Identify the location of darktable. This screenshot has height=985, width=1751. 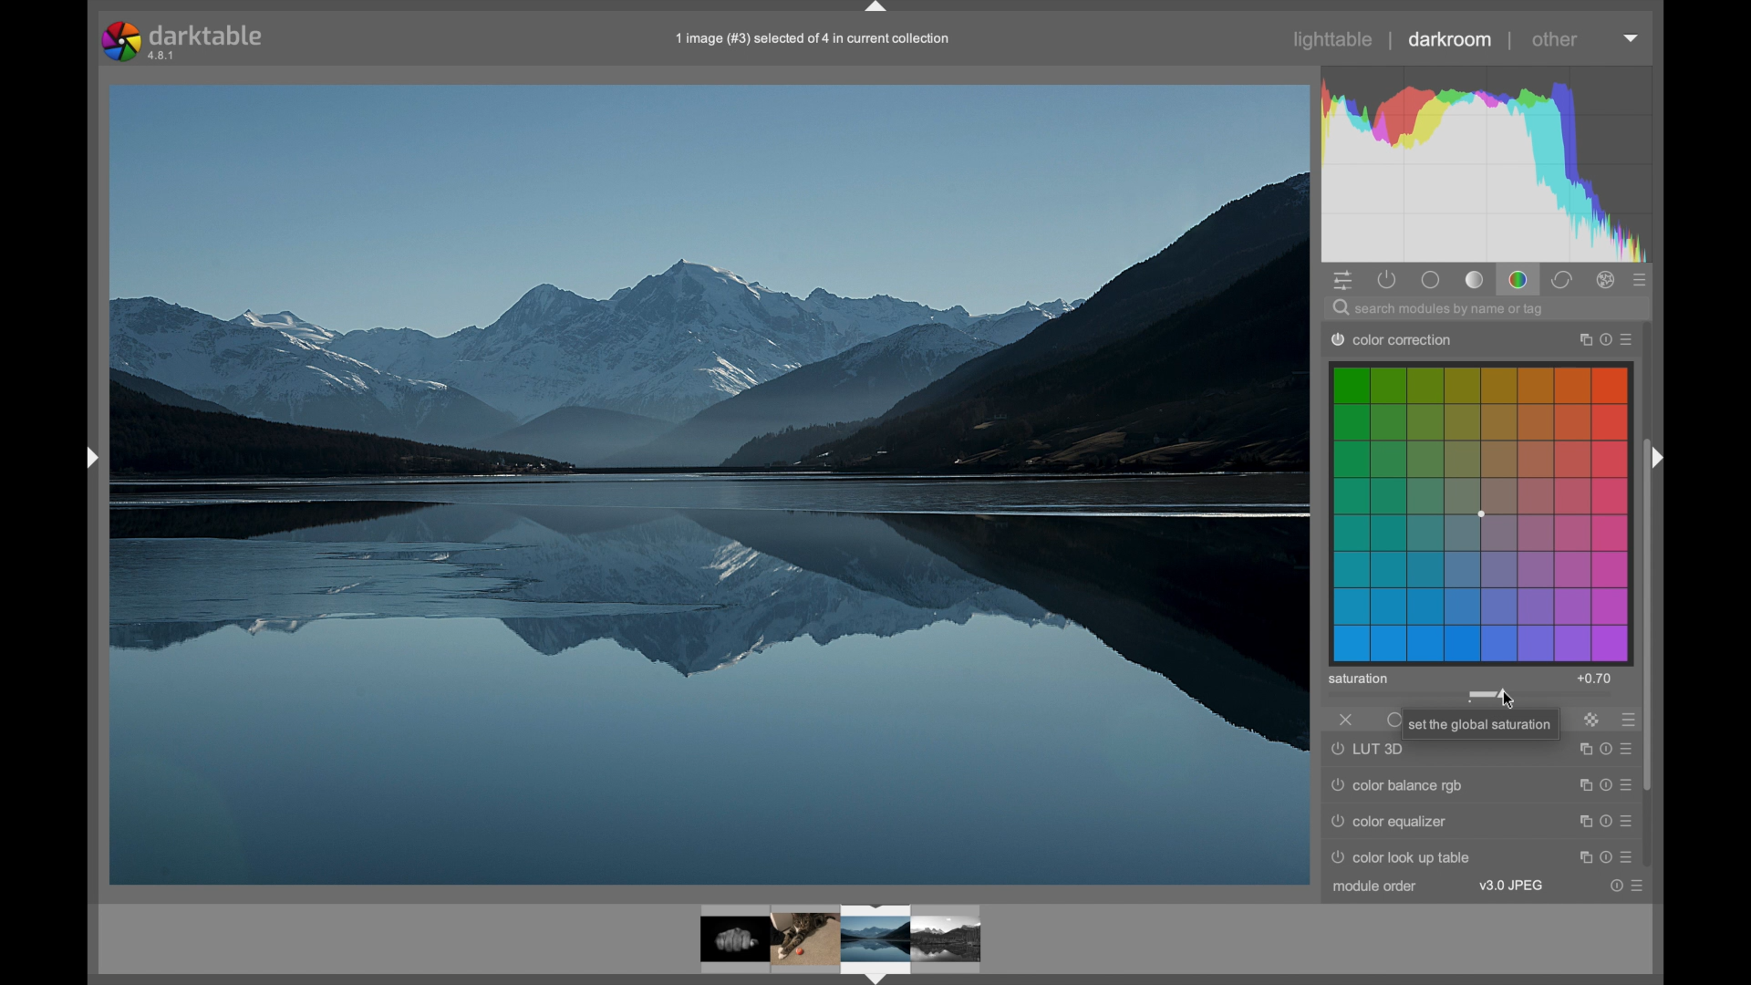
(185, 42).